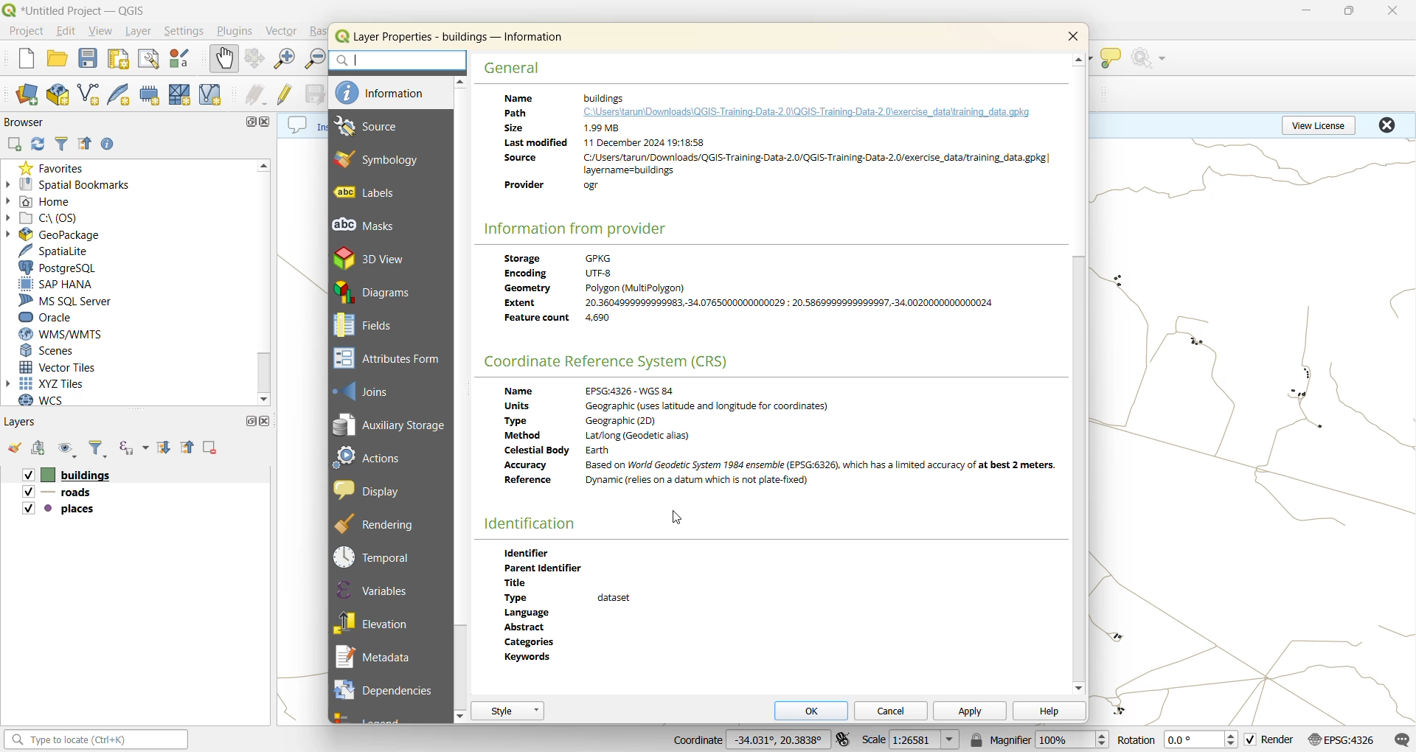  Describe the element at coordinates (62, 476) in the screenshot. I see `buildings` at that location.